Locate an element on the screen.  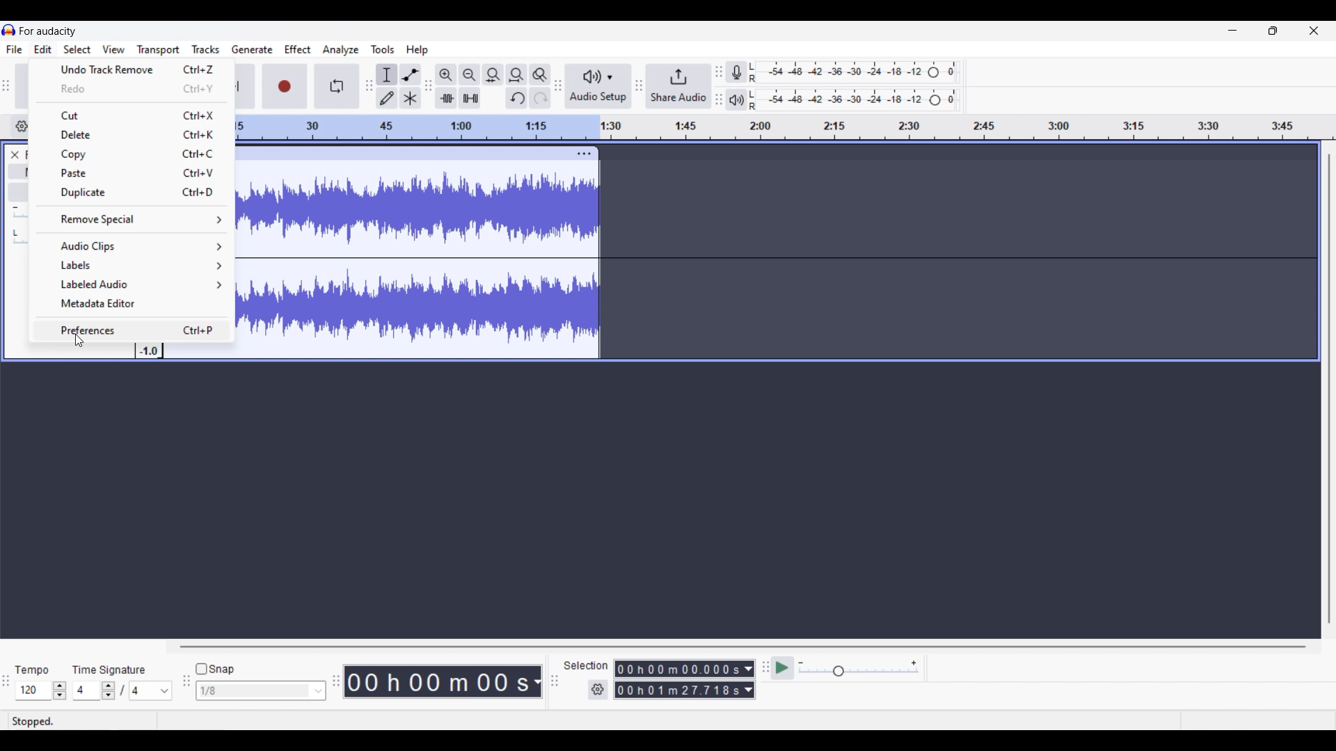
Undo track remove is located at coordinates (134, 69).